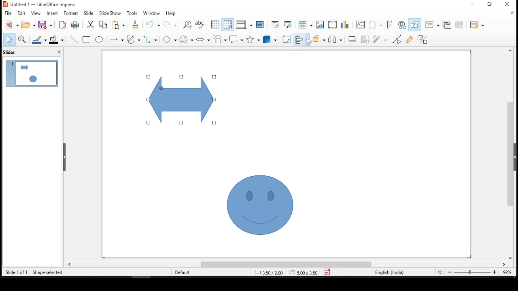  What do you see at coordinates (153, 13) in the screenshot?
I see `window` at bounding box center [153, 13].